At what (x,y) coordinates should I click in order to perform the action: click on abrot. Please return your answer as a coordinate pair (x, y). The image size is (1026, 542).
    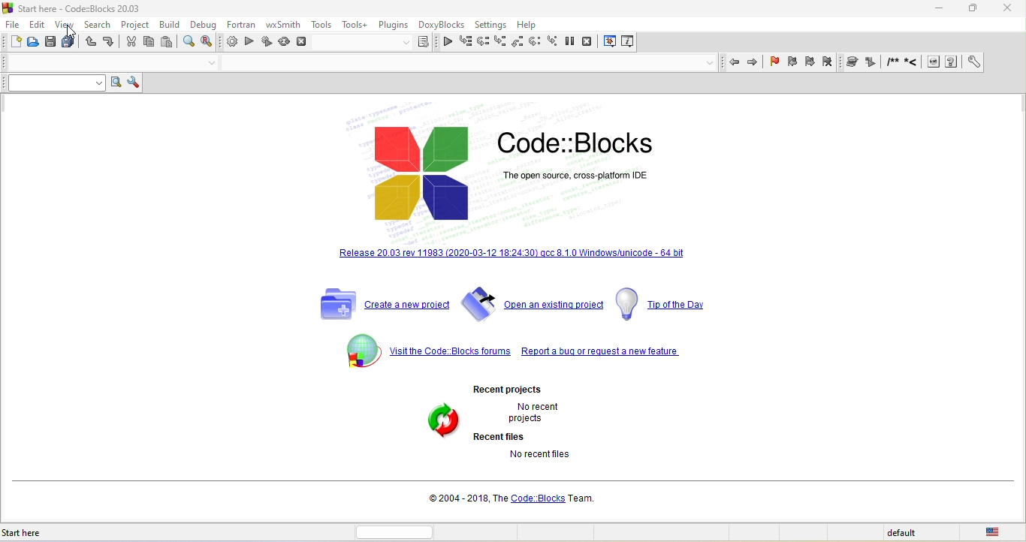
    Looking at the image, I should click on (304, 44).